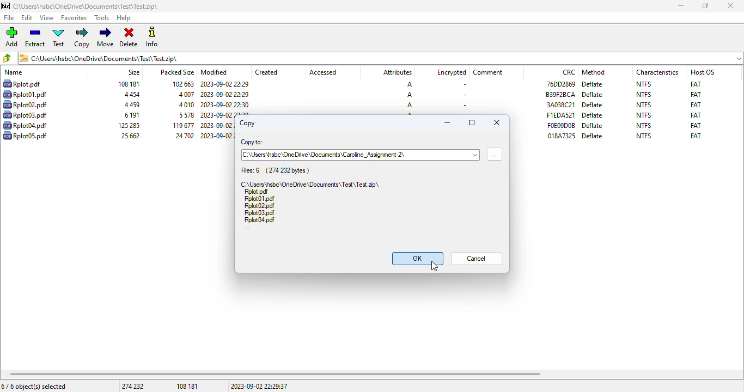 This screenshot has height=392, width=744. I want to click on CRC, so click(562, 136).